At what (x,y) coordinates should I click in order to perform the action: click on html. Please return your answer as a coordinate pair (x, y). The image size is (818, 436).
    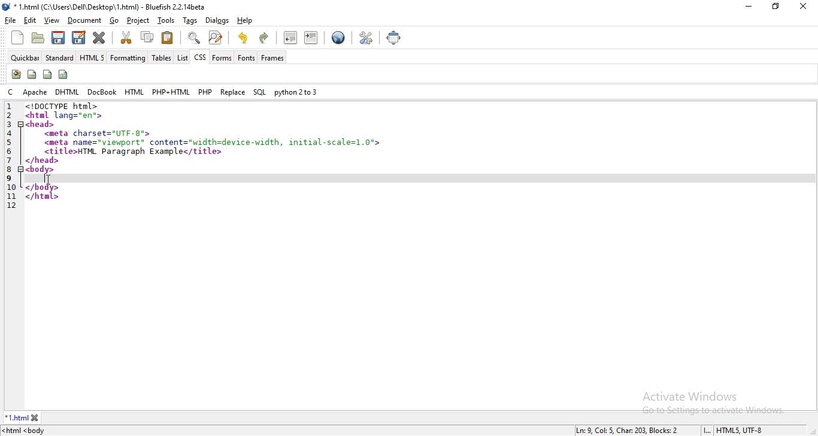
    Looking at the image, I should click on (134, 92).